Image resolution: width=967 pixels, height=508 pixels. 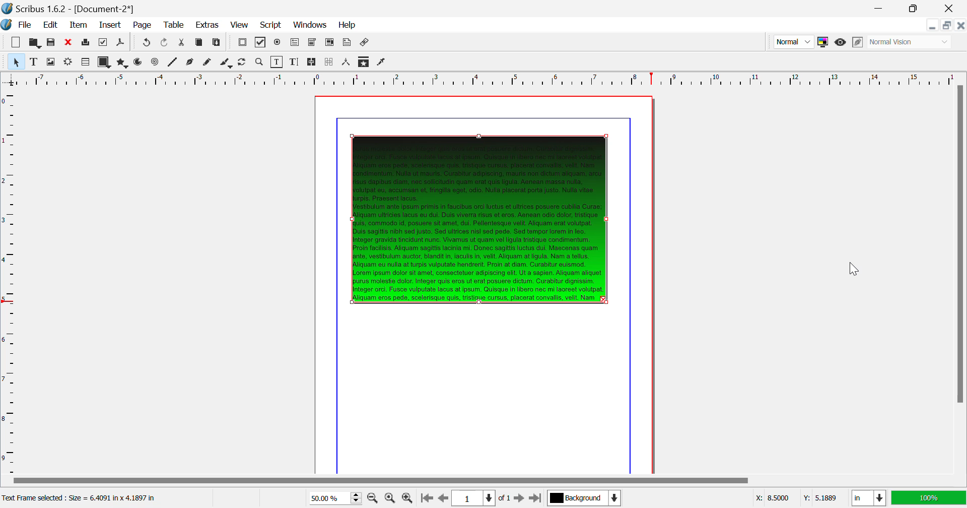 I want to click on Next Page, so click(x=519, y=497).